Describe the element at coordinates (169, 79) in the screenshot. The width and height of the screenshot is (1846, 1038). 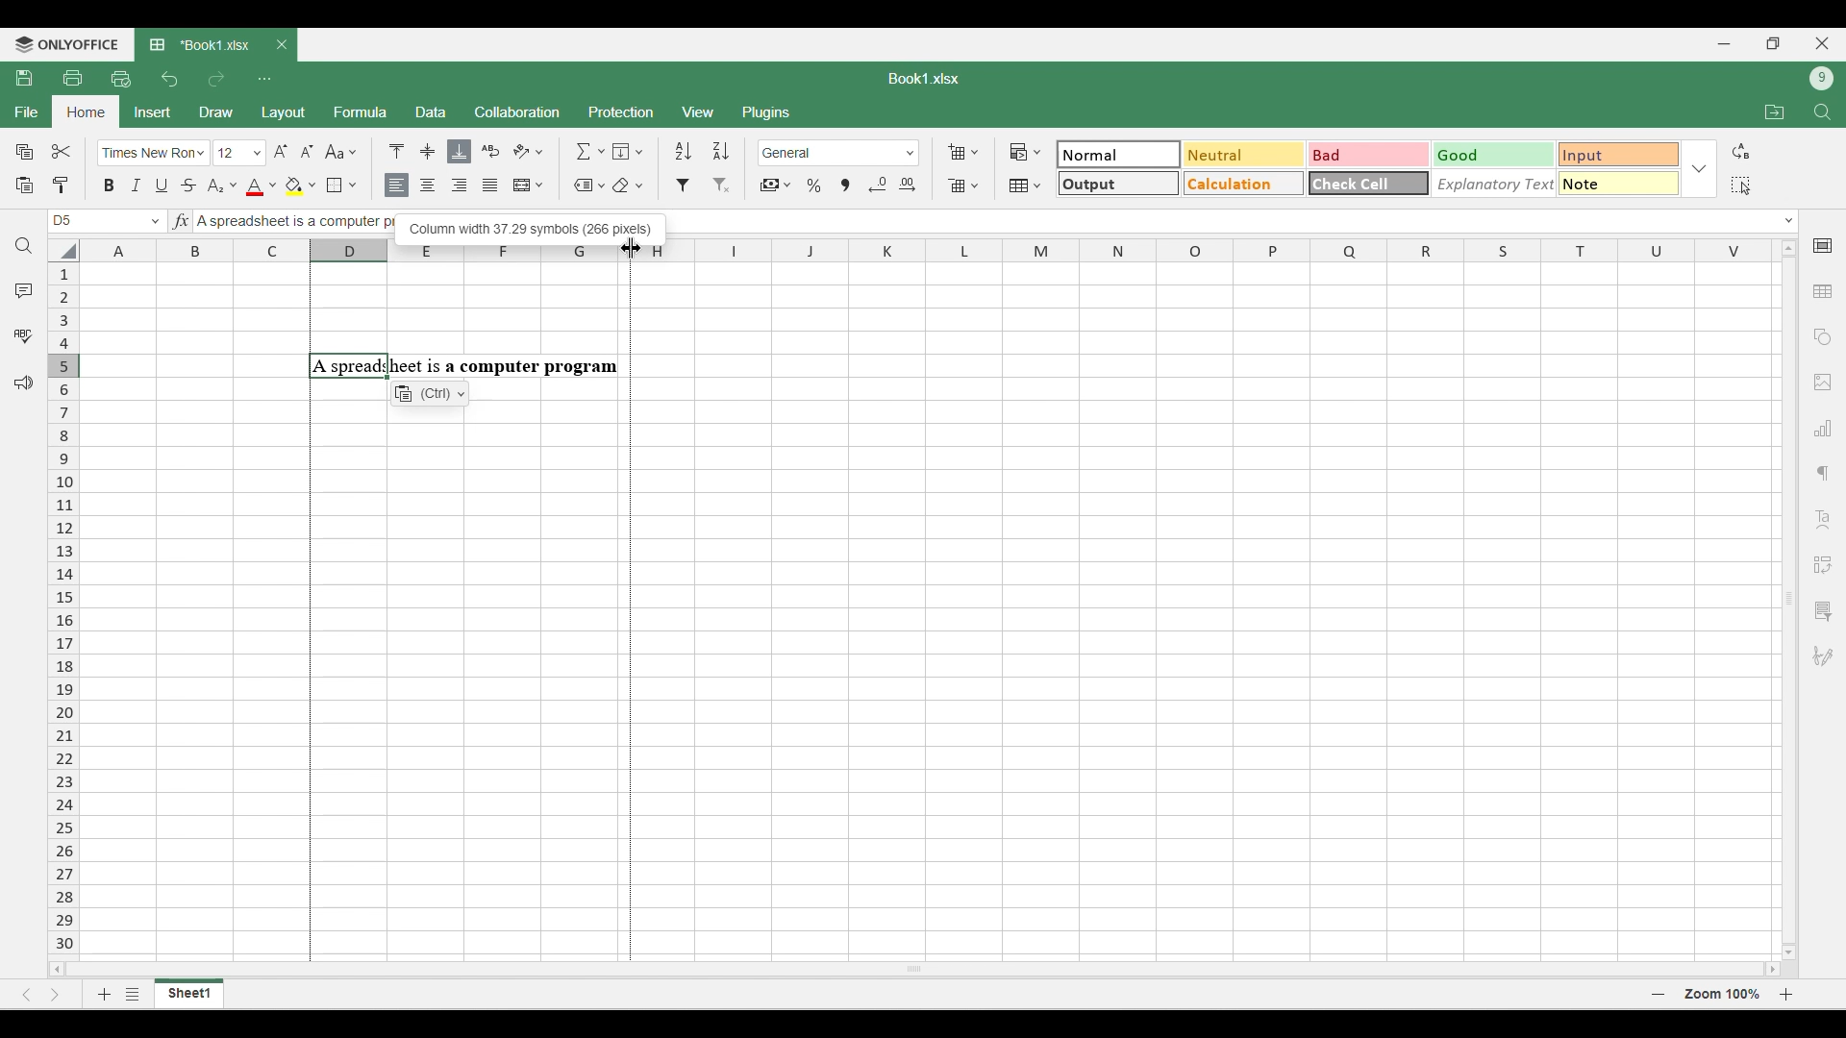
I see `Undo` at that location.